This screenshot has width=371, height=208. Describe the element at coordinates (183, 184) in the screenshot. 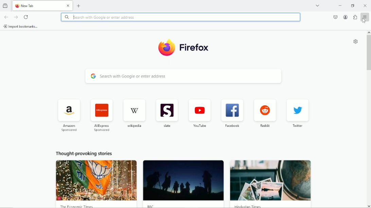

I see `BBC` at that location.